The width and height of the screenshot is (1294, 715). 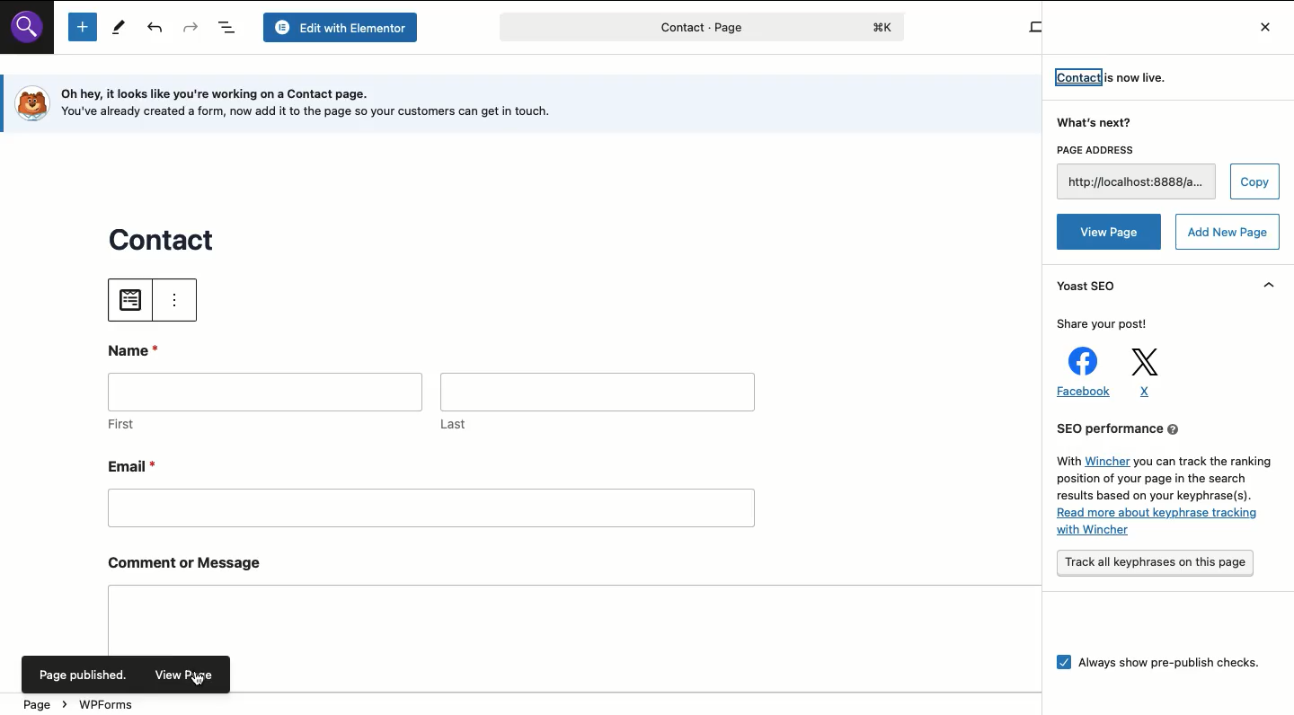 I want to click on Hide menu, so click(x=1270, y=284).